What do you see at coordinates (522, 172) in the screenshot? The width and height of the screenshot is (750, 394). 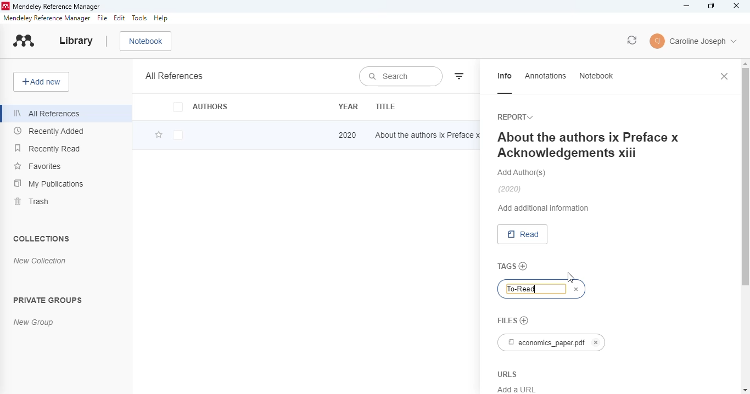 I see `add authors` at bounding box center [522, 172].